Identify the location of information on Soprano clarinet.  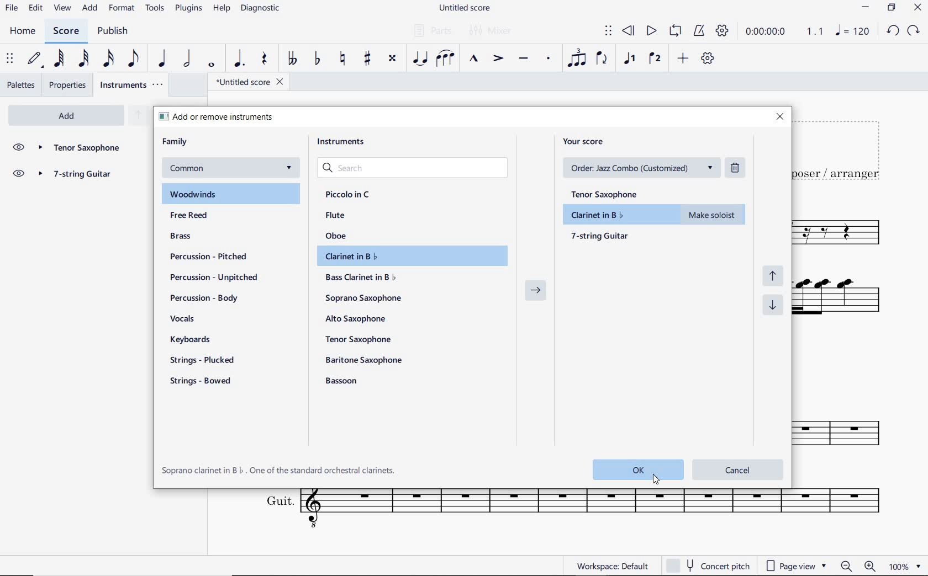
(279, 470).